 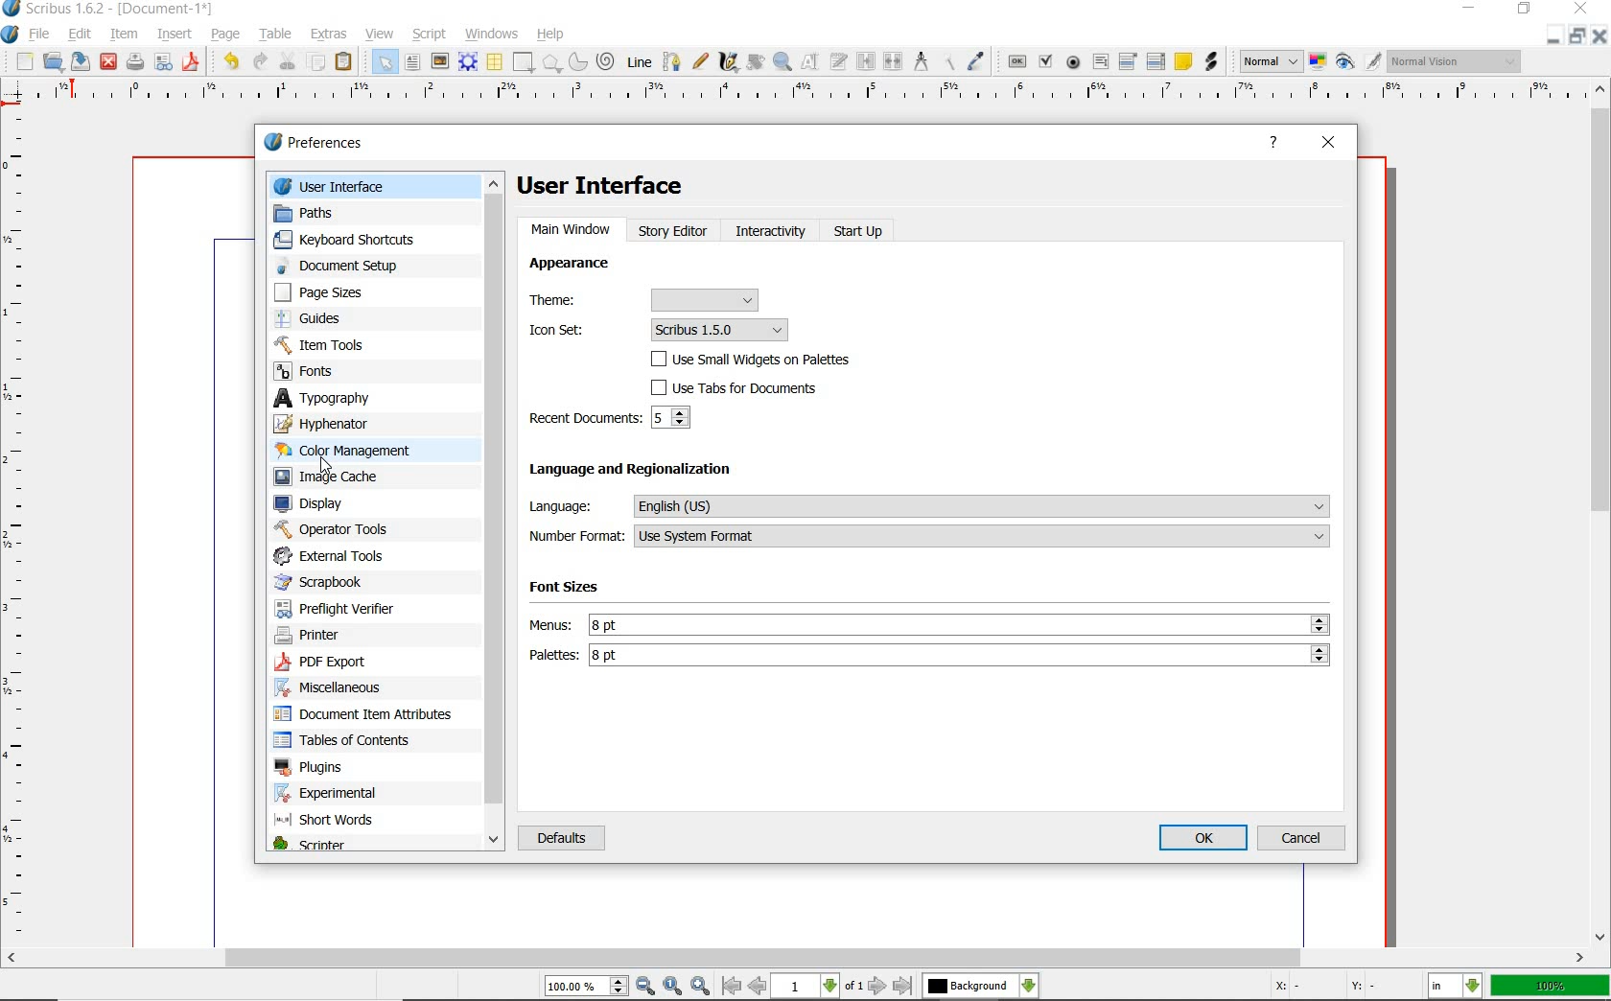 I want to click on preflight verifier, so click(x=350, y=608).